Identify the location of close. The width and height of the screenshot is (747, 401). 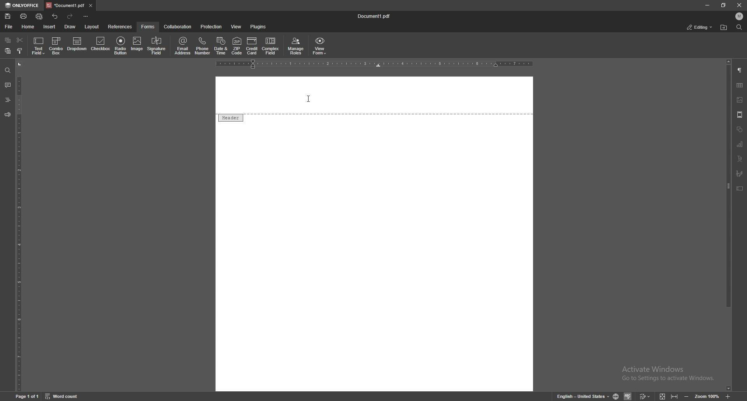
(739, 5).